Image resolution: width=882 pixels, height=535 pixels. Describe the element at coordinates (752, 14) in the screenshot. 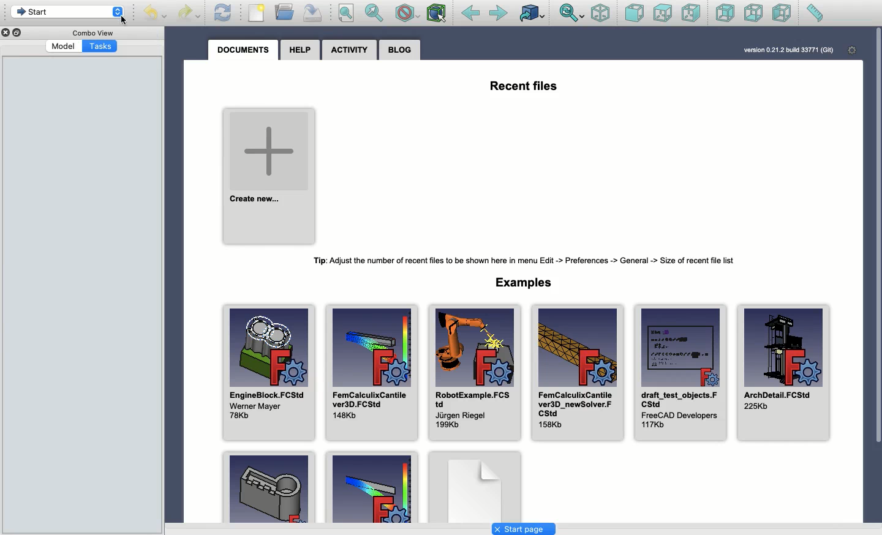

I see `Bottom` at that location.